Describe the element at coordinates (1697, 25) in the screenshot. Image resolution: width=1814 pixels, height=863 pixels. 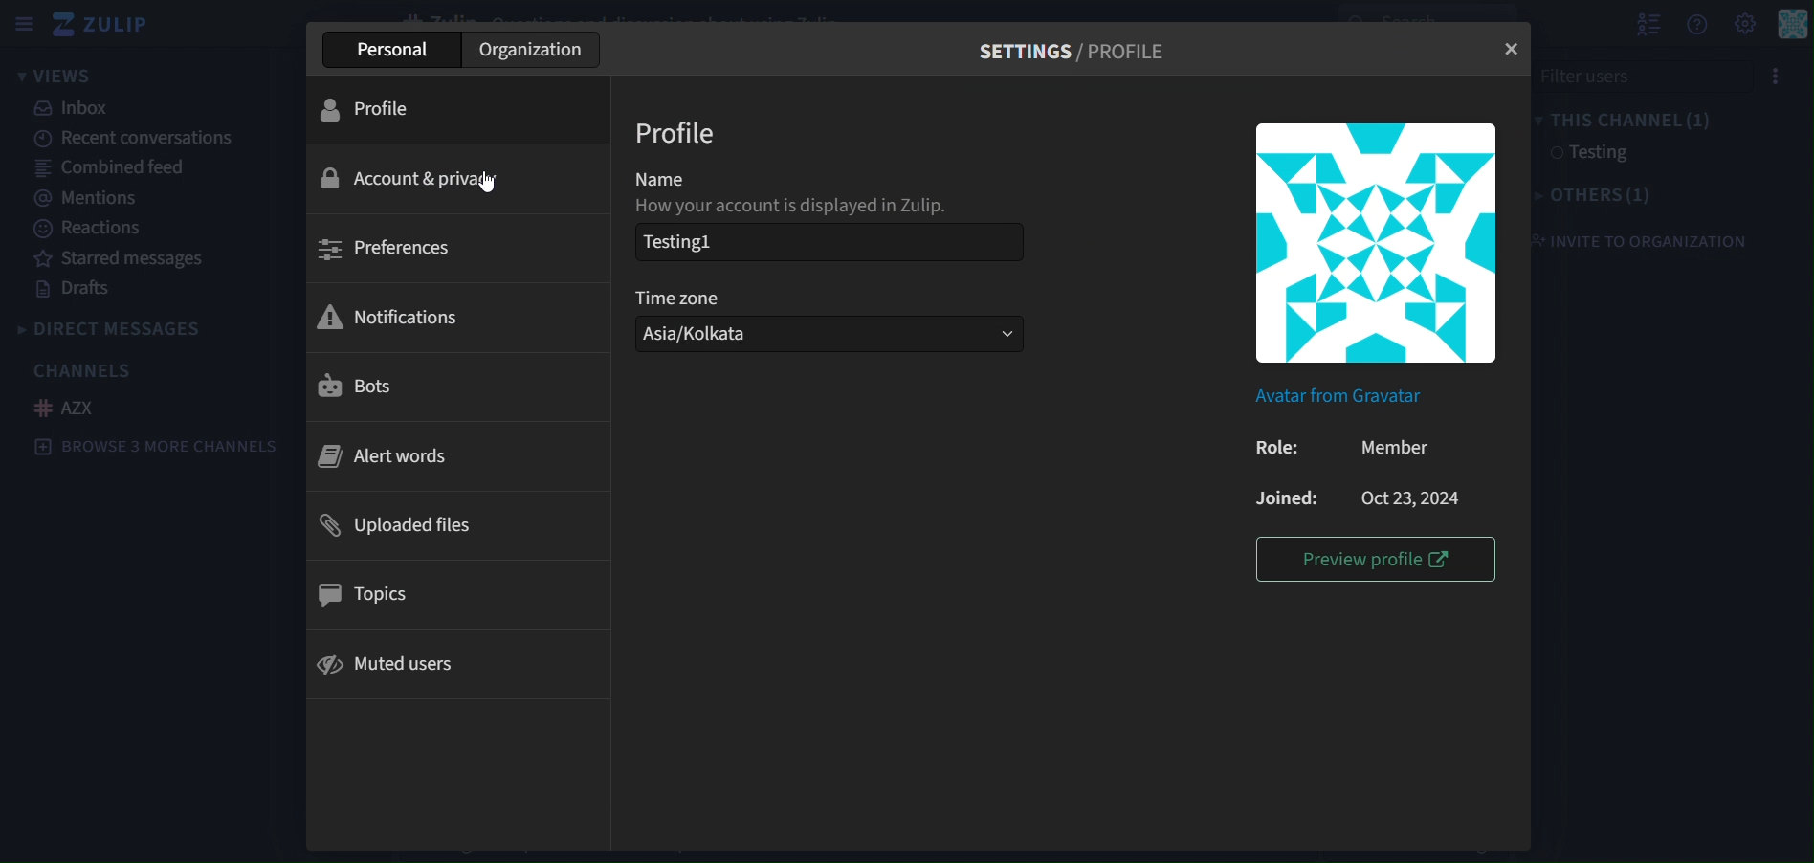
I see `get help` at that location.